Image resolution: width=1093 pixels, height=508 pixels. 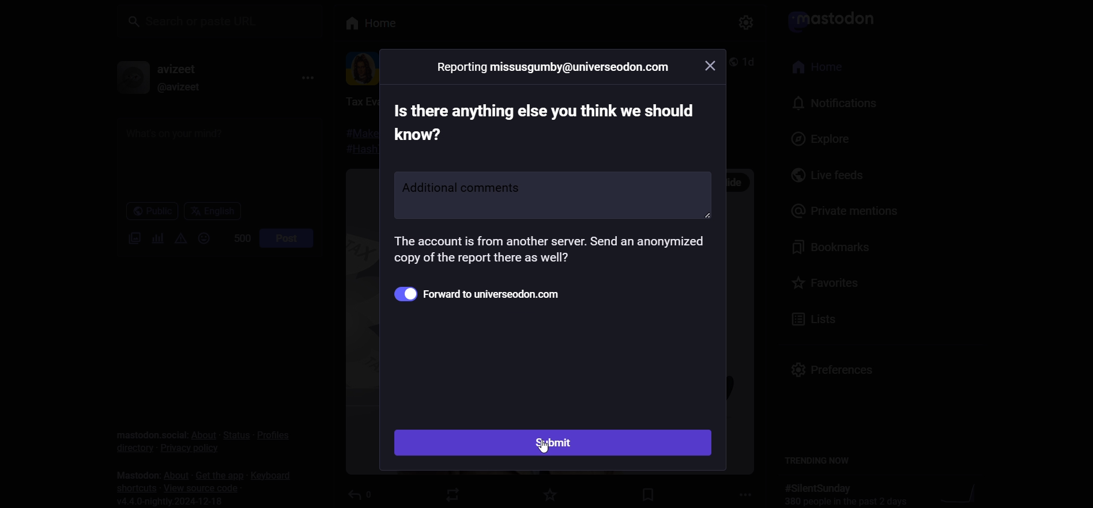 What do you see at coordinates (713, 64) in the screenshot?
I see `close` at bounding box center [713, 64].